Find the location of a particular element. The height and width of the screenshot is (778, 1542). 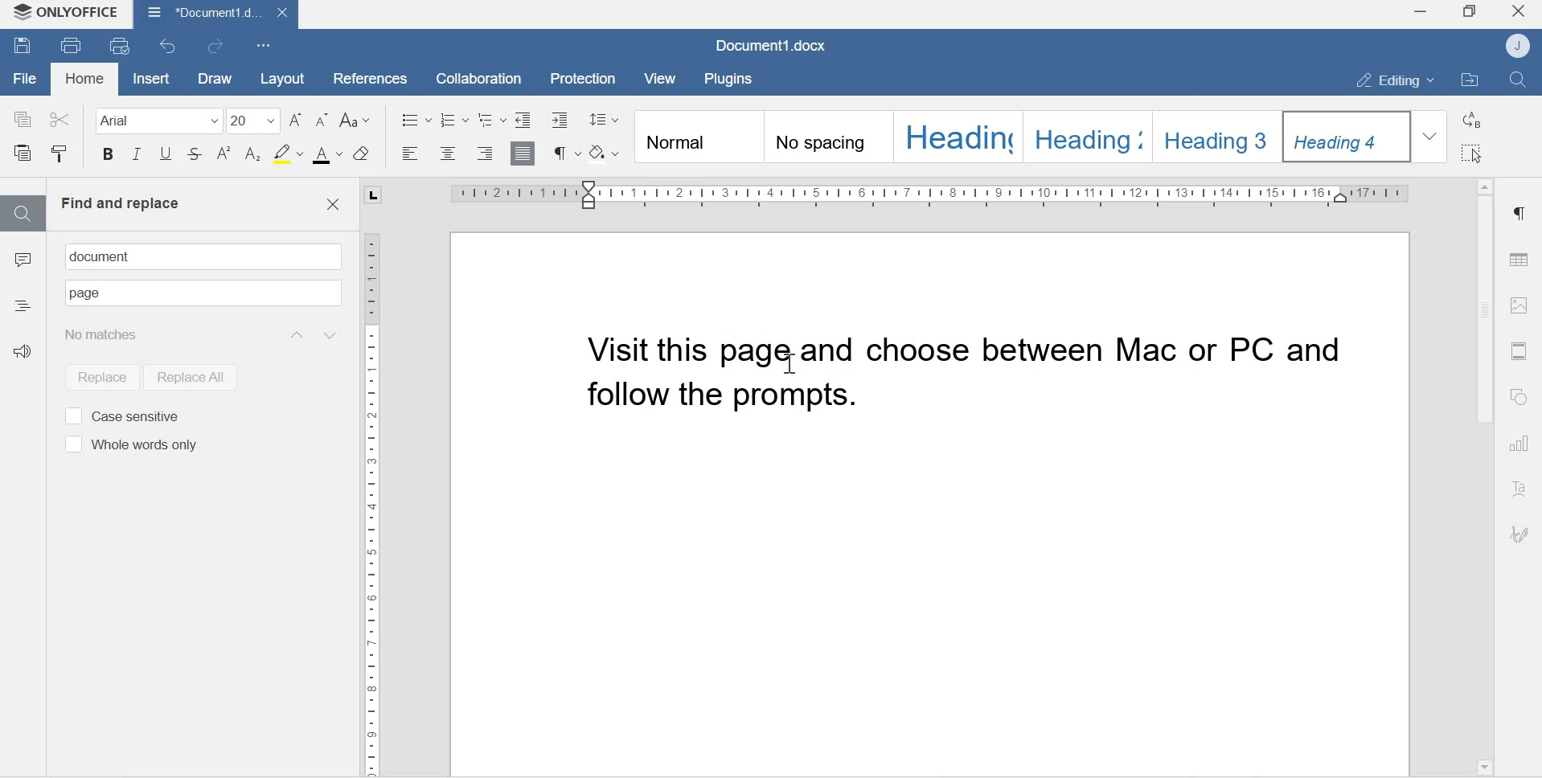

Find is located at coordinates (1521, 80).